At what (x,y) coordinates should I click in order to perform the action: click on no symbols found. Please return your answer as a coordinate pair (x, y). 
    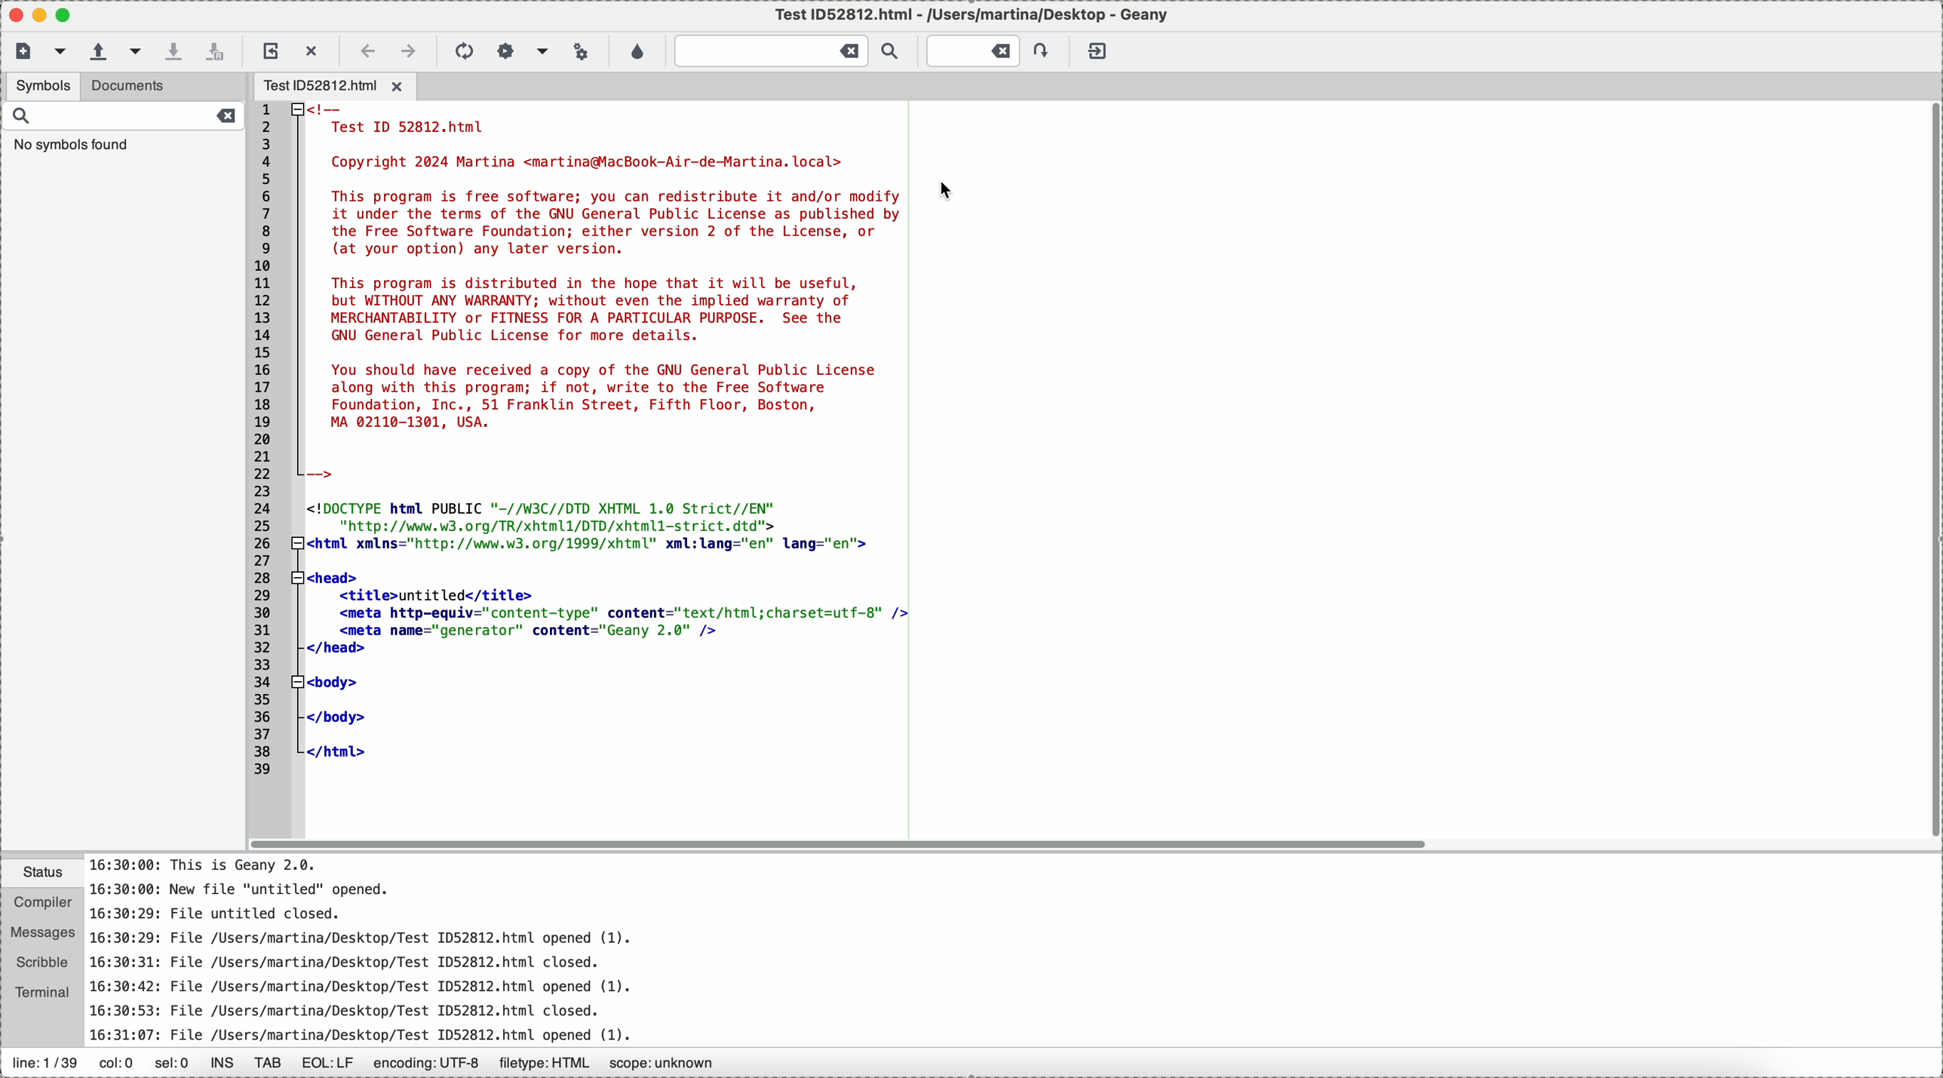
    Looking at the image, I should click on (72, 147).